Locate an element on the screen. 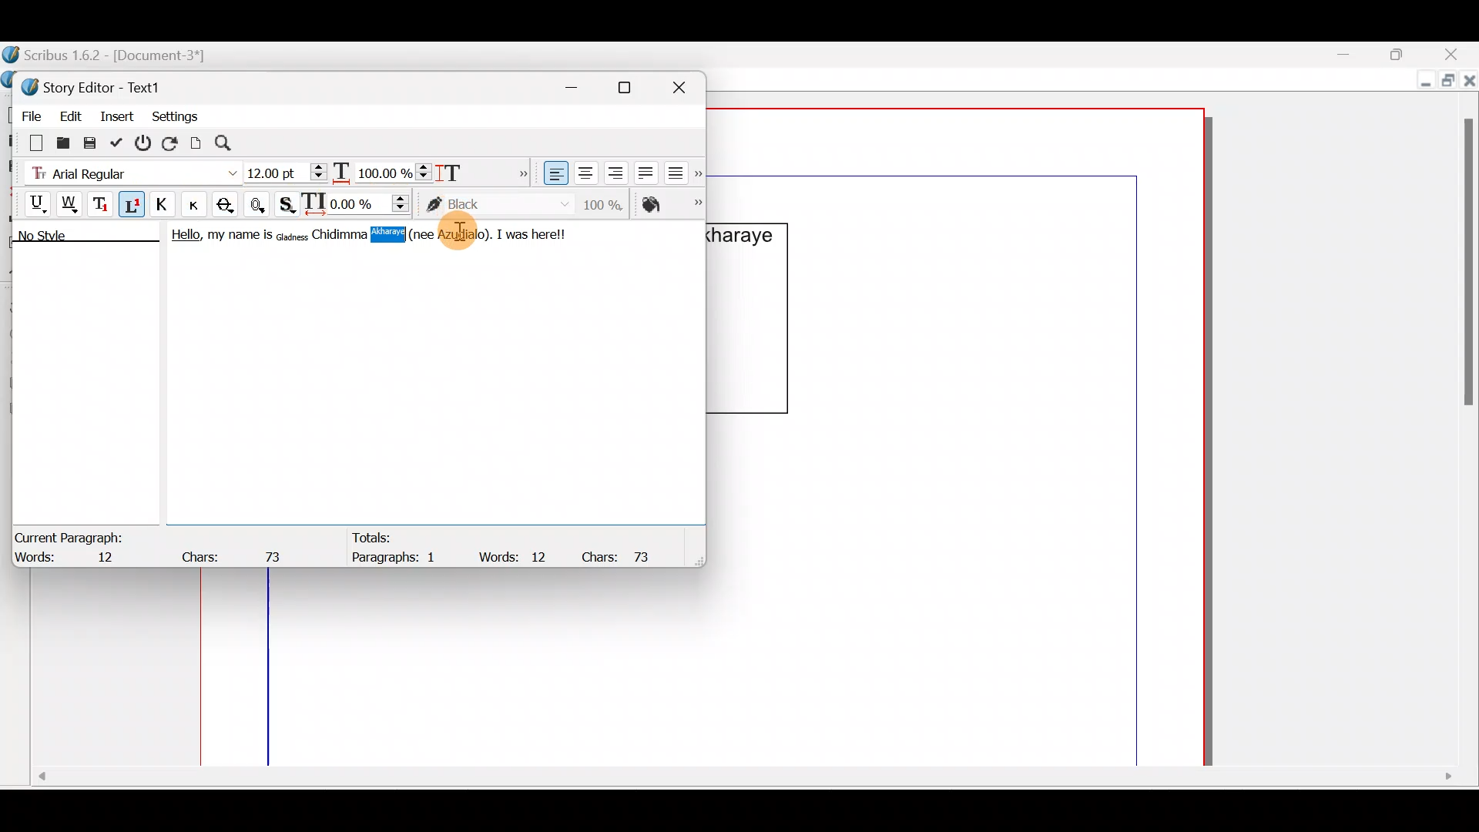 The image size is (1479, 832). Strike out is located at coordinates (230, 205).